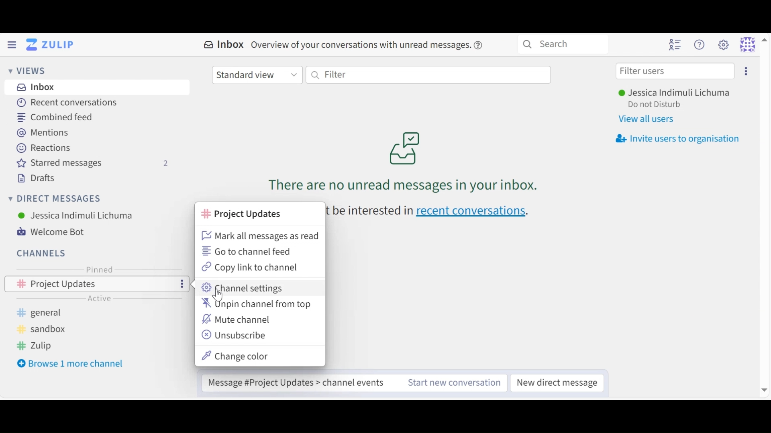 Image resolution: width=771 pixels, height=433 pixels. Describe the element at coordinates (98, 270) in the screenshot. I see `Pinned` at that location.